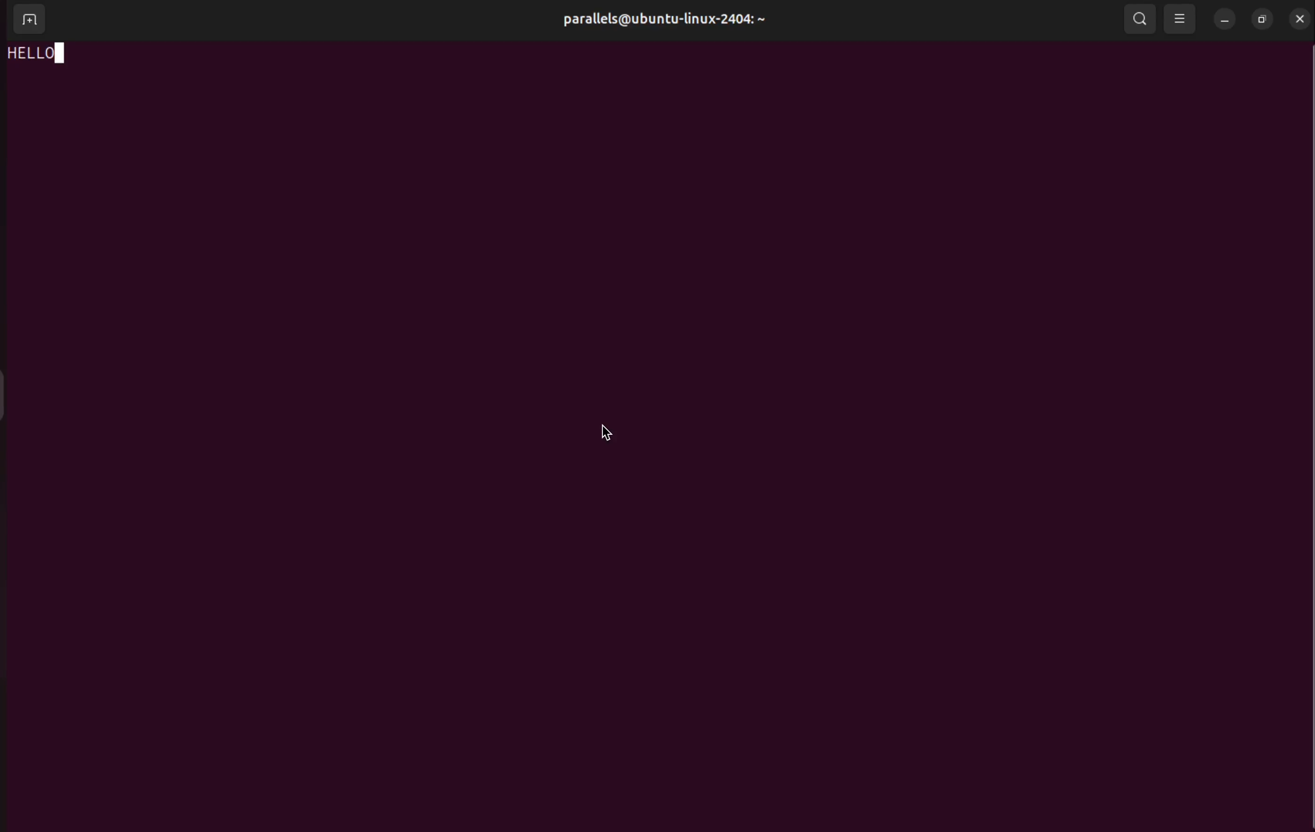 This screenshot has width=1315, height=832. I want to click on minimize, so click(1225, 19).